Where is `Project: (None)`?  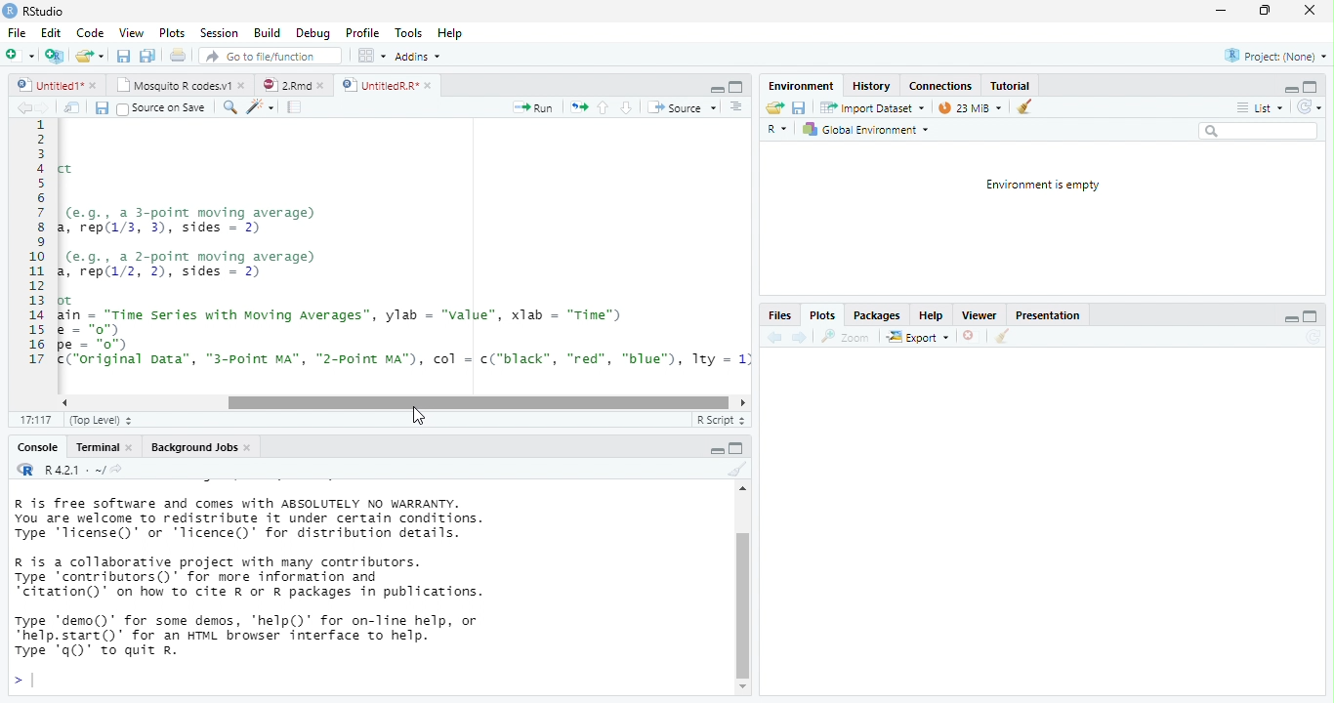
Project: (None) is located at coordinates (1276, 57).